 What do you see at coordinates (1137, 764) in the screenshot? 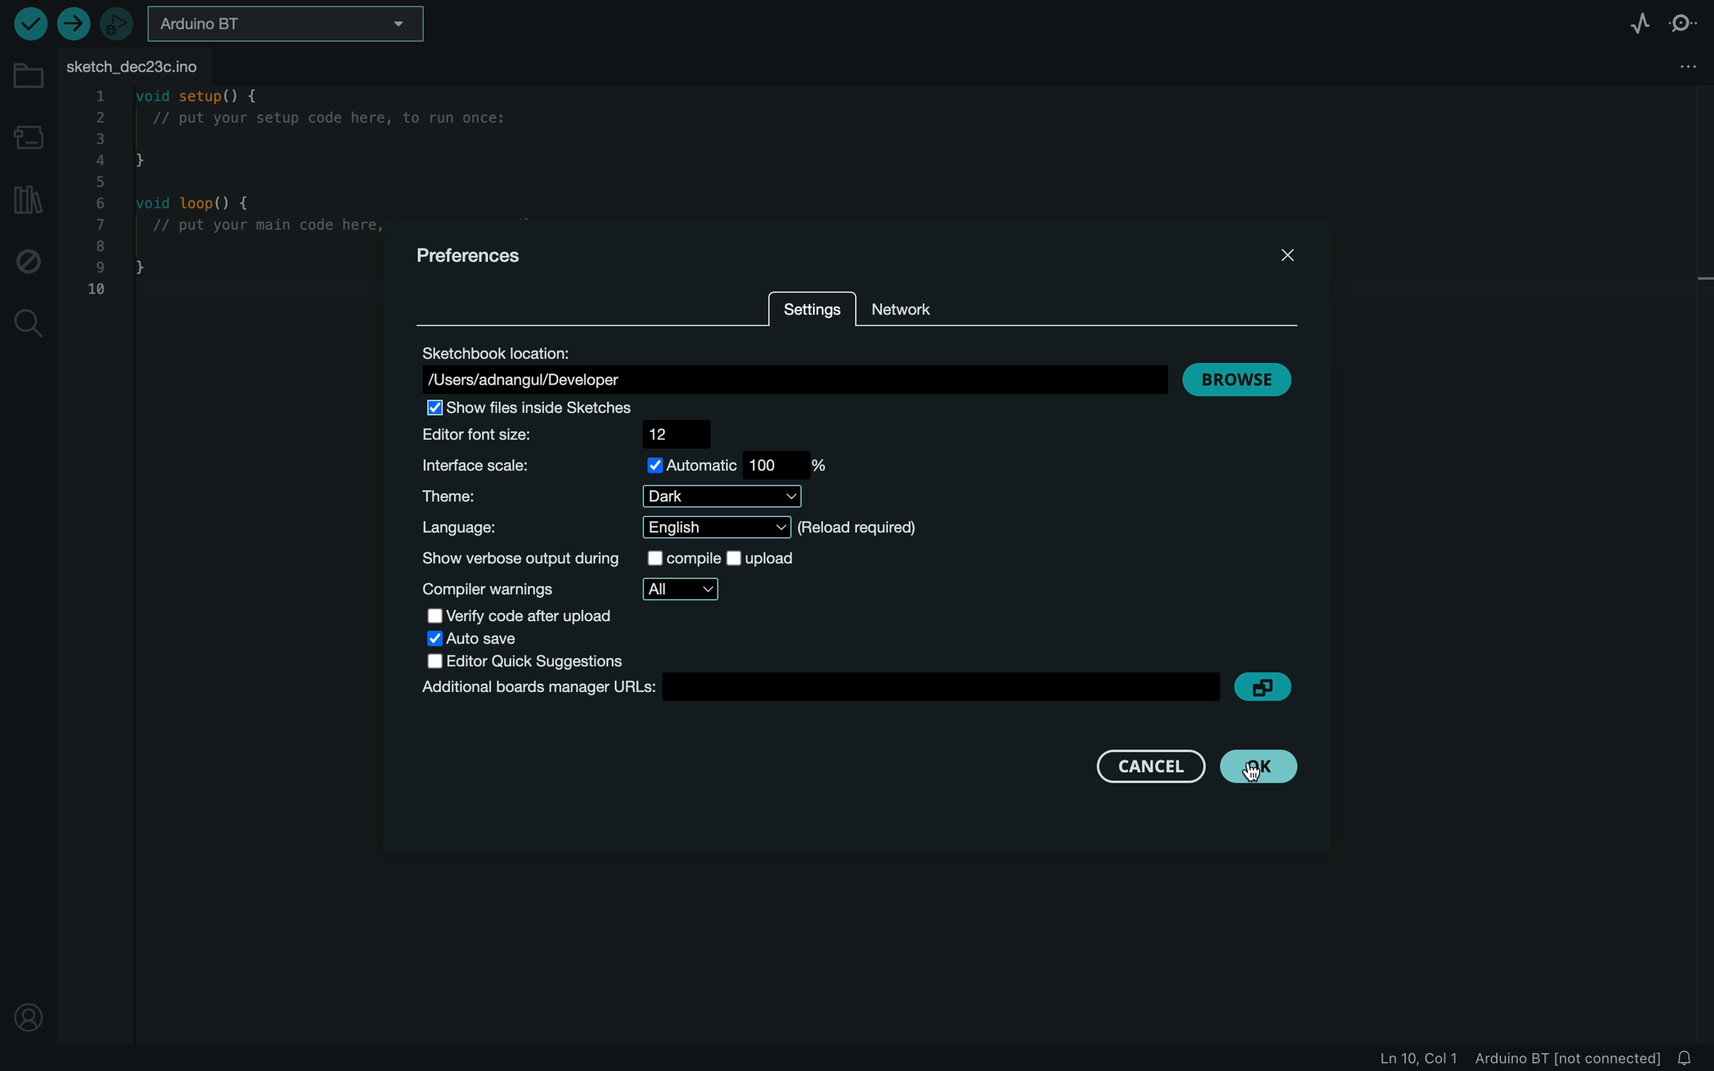
I see `cancel` at bounding box center [1137, 764].